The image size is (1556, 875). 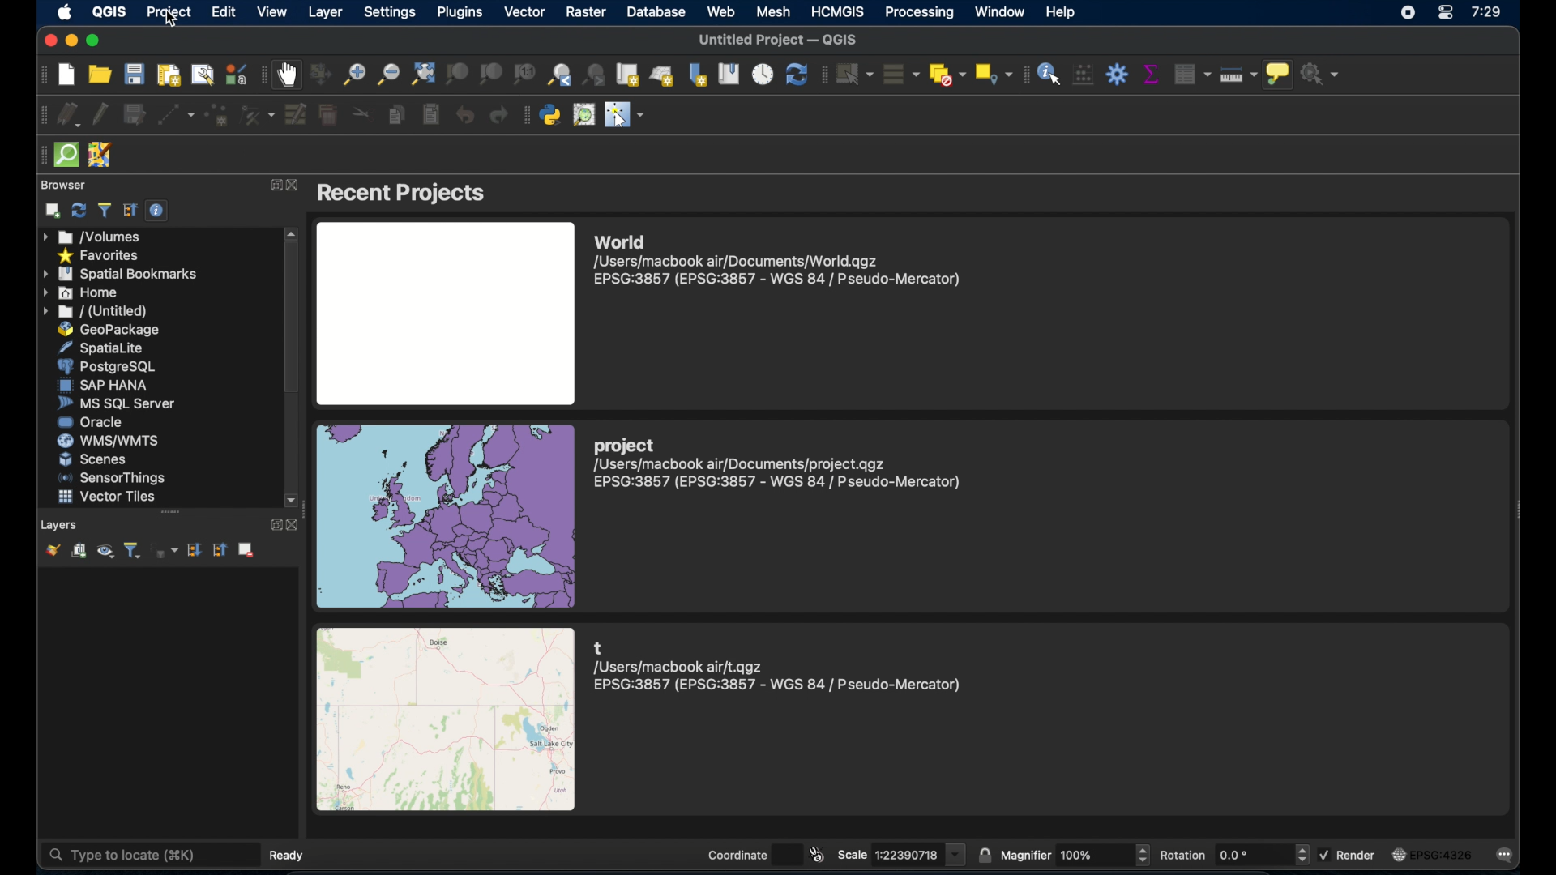 I want to click on open project, so click(x=99, y=75).